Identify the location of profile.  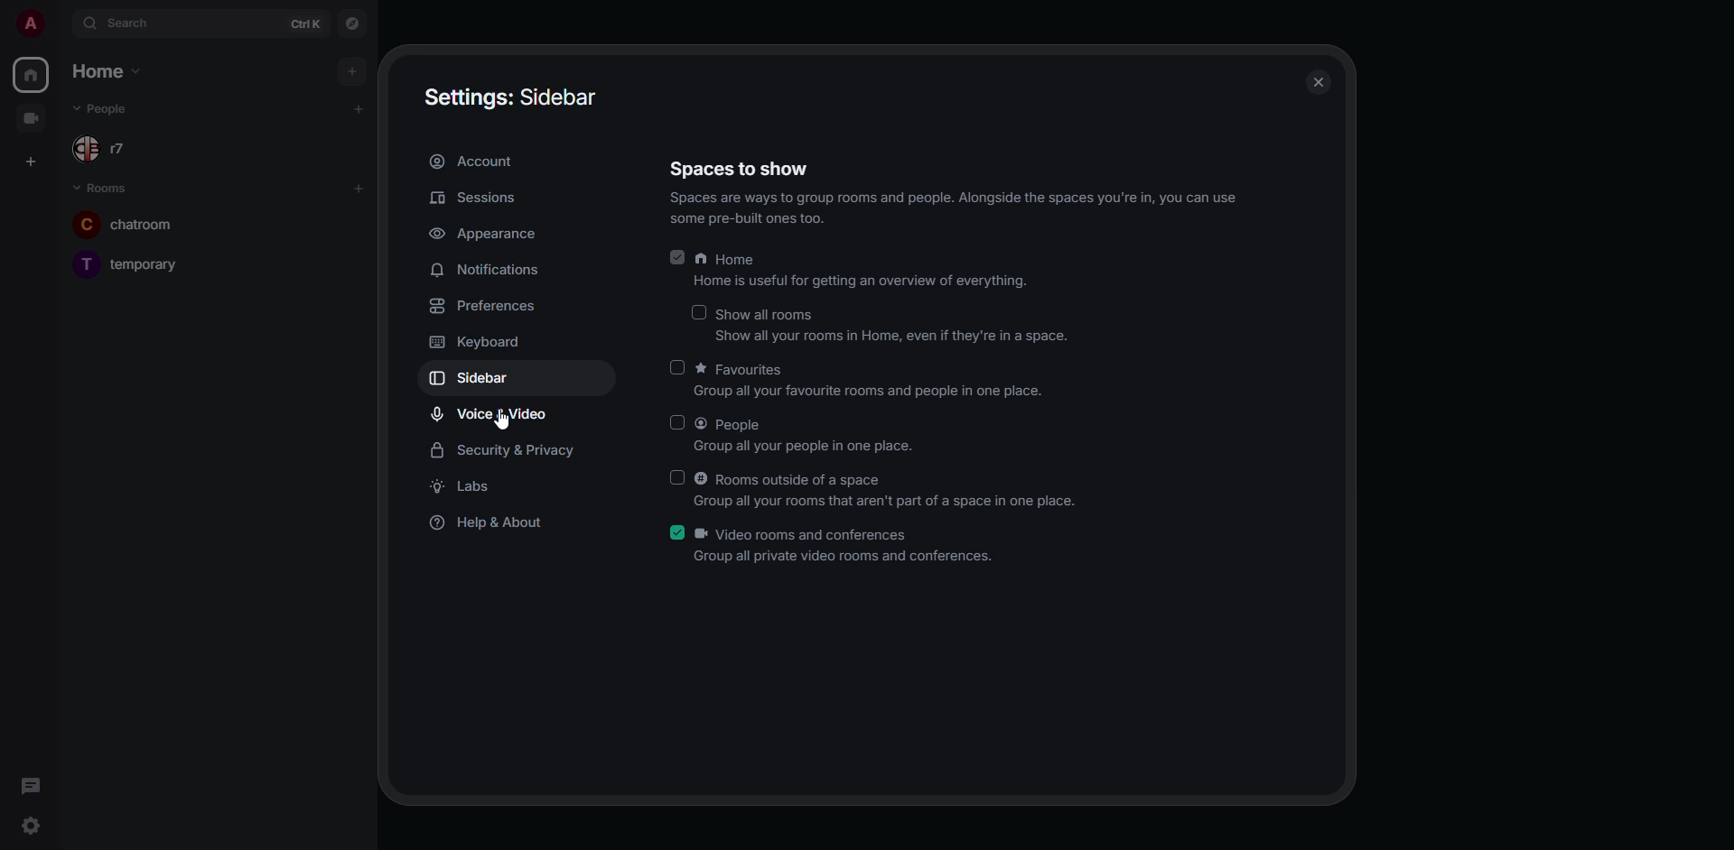
(33, 23).